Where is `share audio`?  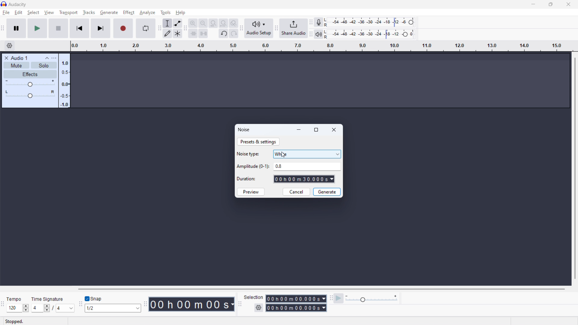
share audio is located at coordinates (294, 28).